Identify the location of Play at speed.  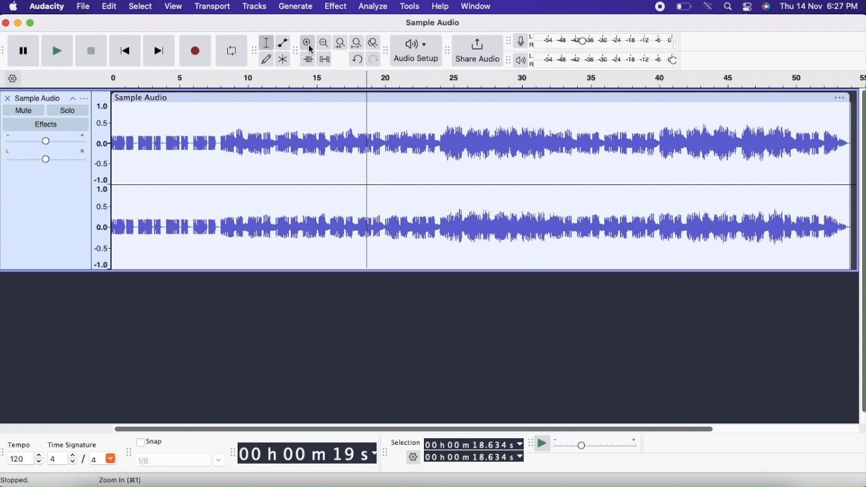
(541, 443).